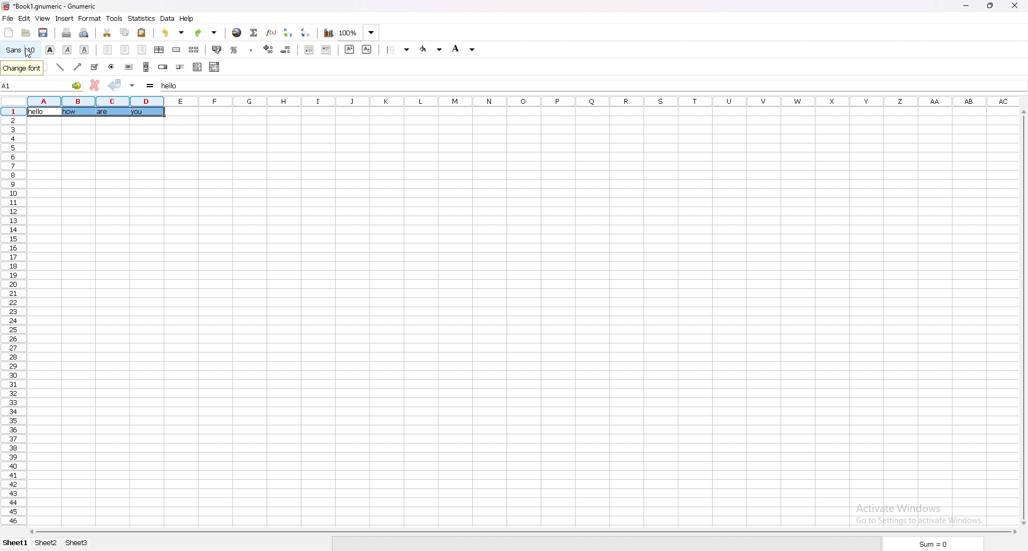 The image size is (1028, 551). What do you see at coordinates (251, 49) in the screenshot?
I see `thousand separator` at bounding box center [251, 49].